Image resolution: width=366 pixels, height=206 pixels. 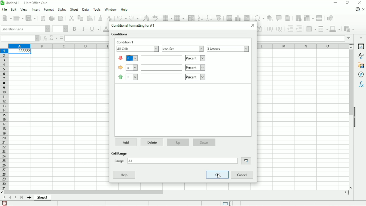 What do you see at coordinates (25, 3) in the screenshot?
I see `Title` at bounding box center [25, 3].